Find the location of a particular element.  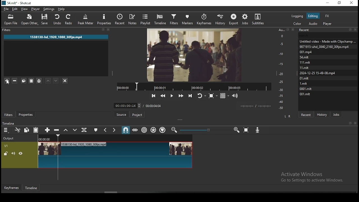

Filter is located at coordinates (58, 30).